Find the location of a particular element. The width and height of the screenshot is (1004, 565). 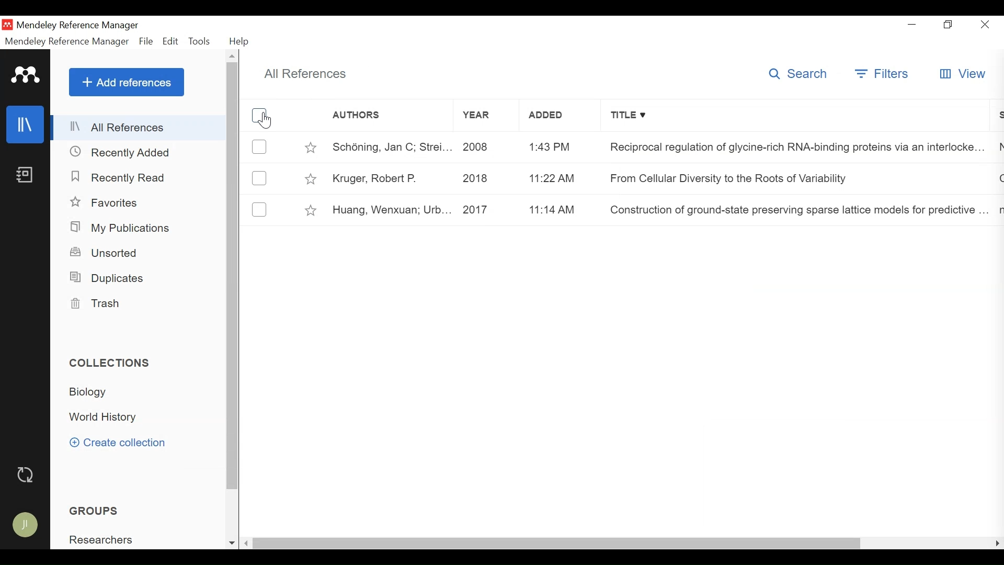

Search is located at coordinates (801, 75).